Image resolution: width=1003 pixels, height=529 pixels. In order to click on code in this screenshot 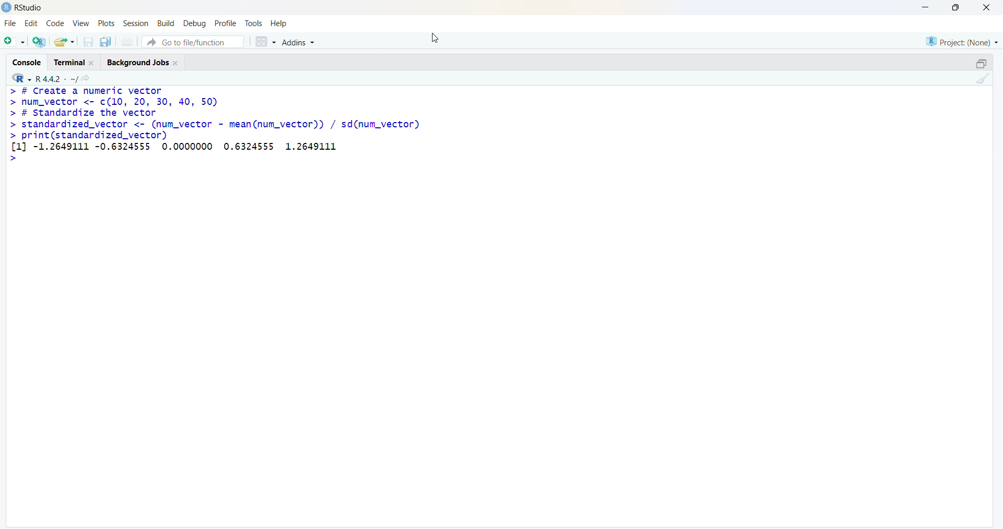, I will do `click(55, 23)`.